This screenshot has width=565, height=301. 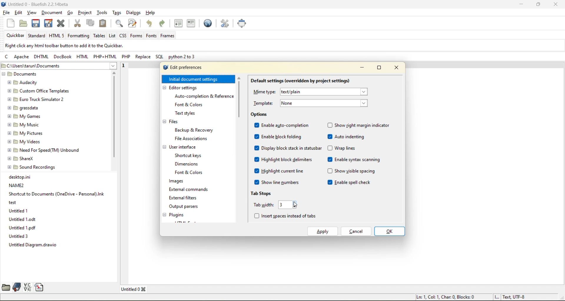 I want to click on display  block stack in statusbar, so click(x=289, y=148).